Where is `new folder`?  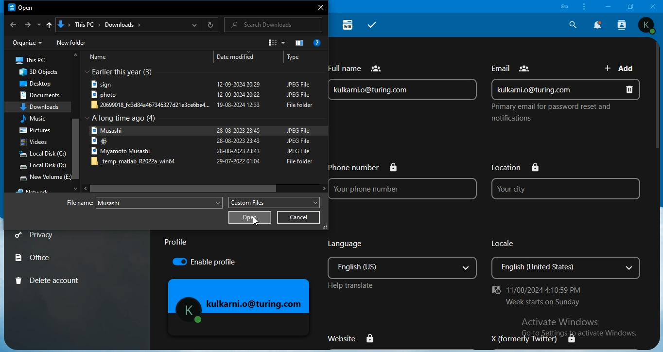
new folder is located at coordinates (71, 41).